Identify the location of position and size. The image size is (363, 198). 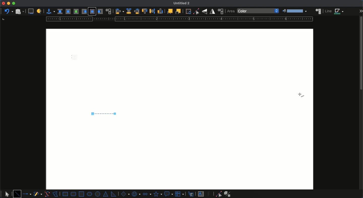
(220, 11).